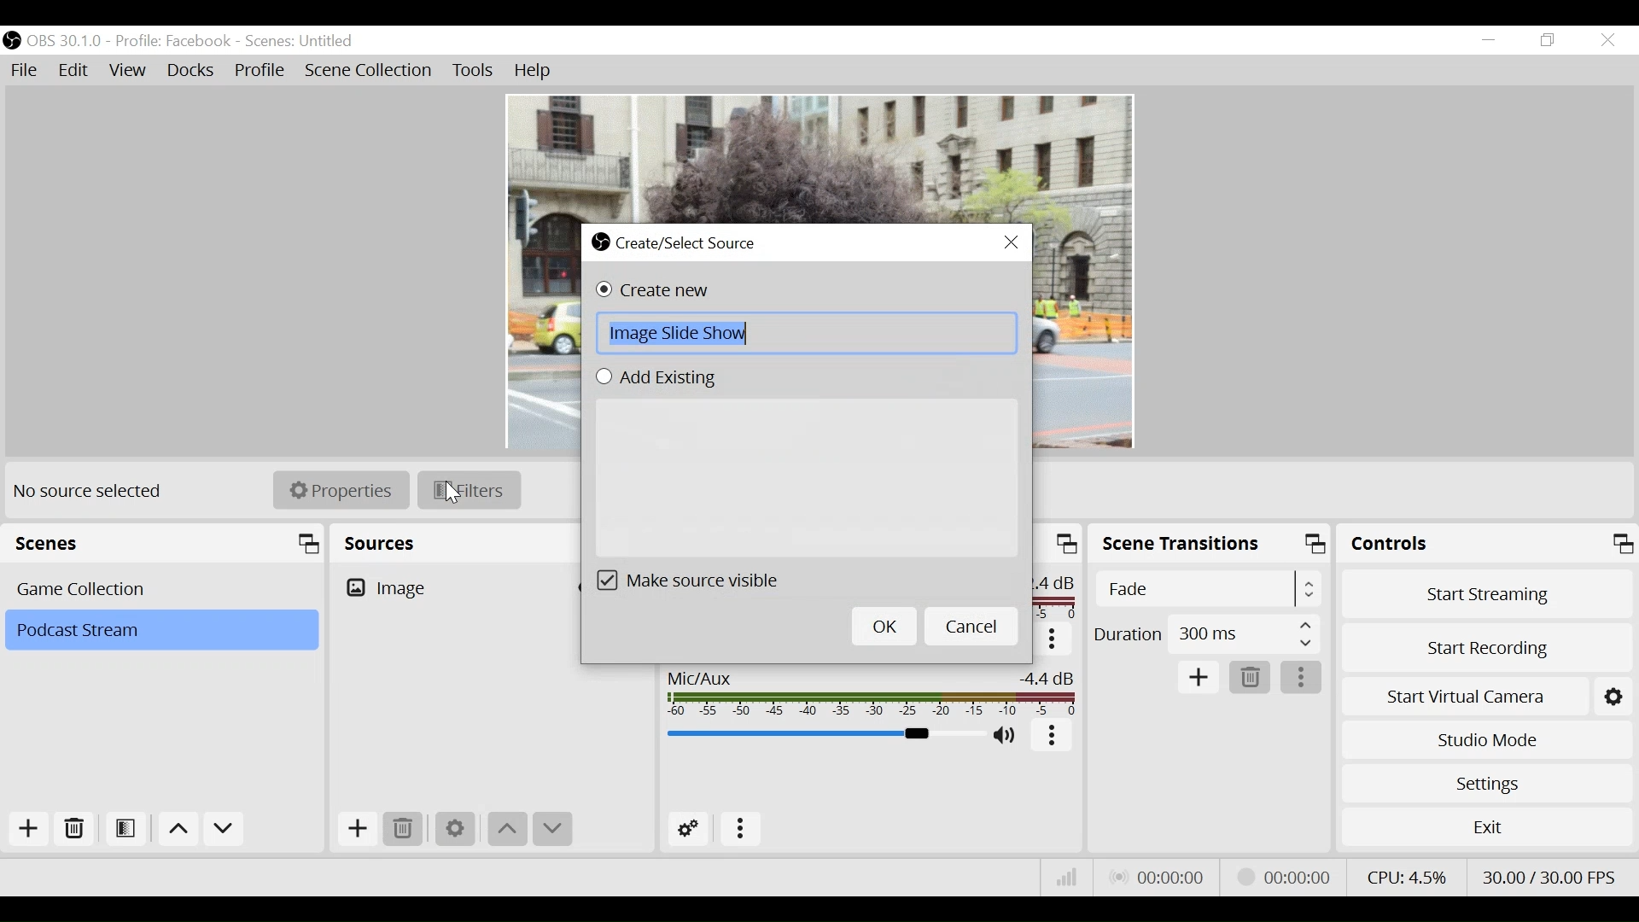  Describe the element at coordinates (473, 71) in the screenshot. I see `Tools` at that location.